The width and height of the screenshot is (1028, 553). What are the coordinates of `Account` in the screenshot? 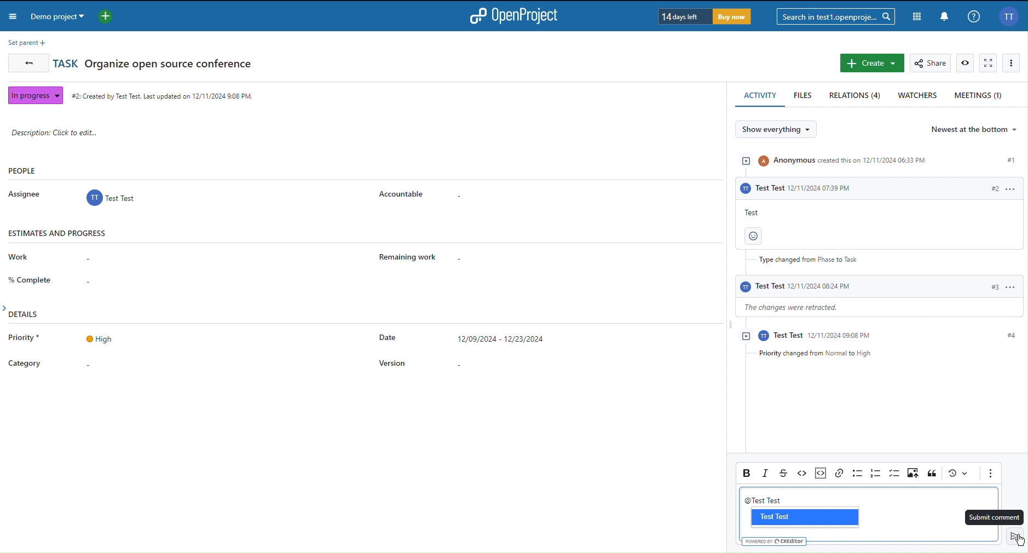 It's located at (1008, 16).